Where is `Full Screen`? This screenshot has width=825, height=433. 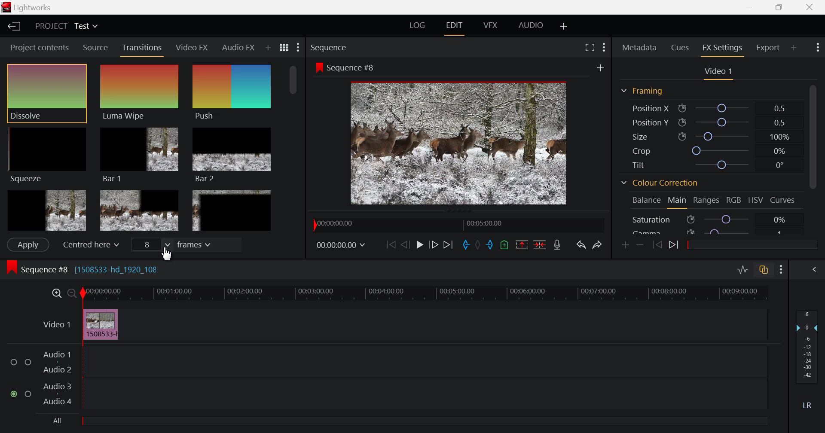 Full Screen is located at coordinates (590, 48).